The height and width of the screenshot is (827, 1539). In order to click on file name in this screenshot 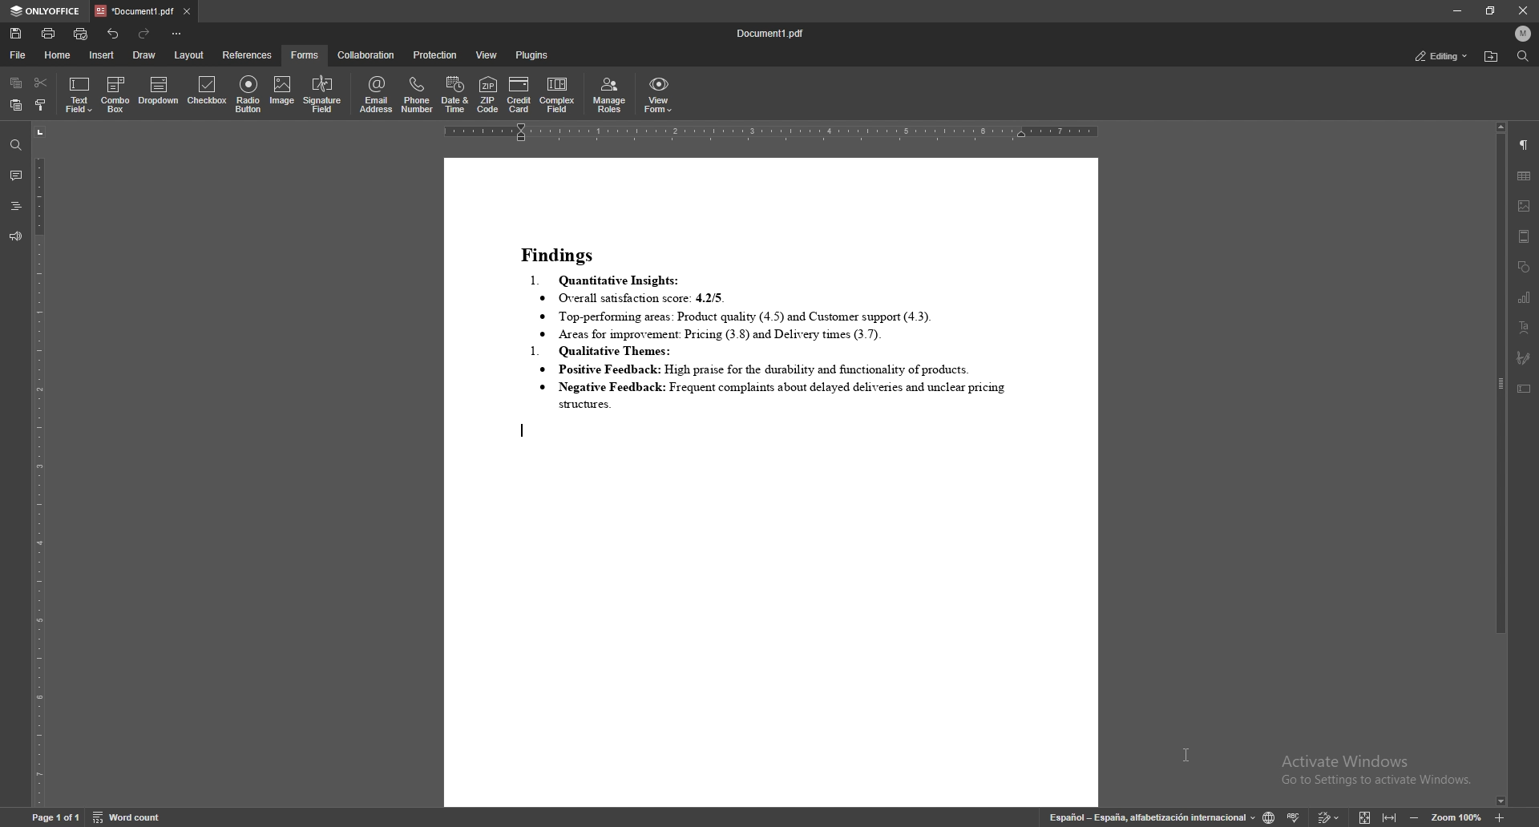, I will do `click(772, 35)`.